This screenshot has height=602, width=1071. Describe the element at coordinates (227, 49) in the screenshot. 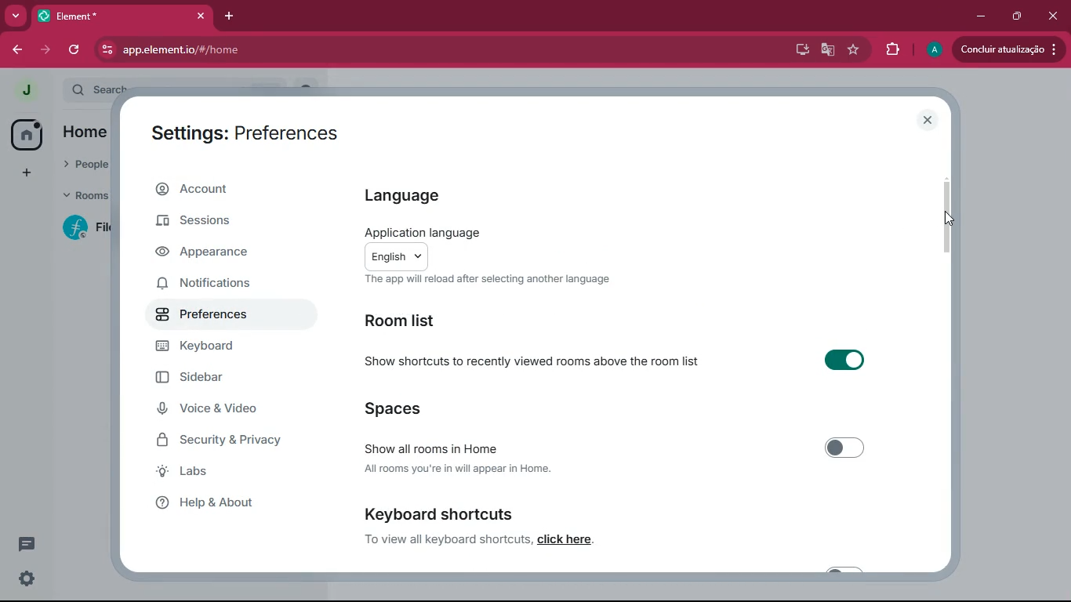

I see `app.element.io/#/home` at that location.